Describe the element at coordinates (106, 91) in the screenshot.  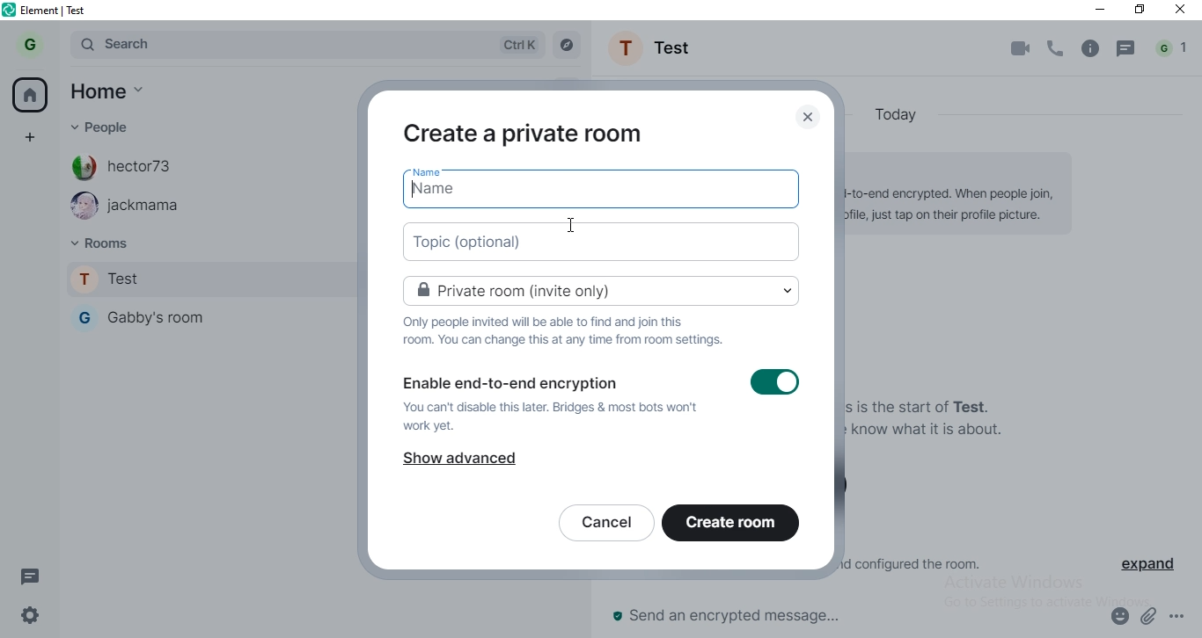
I see `home` at that location.